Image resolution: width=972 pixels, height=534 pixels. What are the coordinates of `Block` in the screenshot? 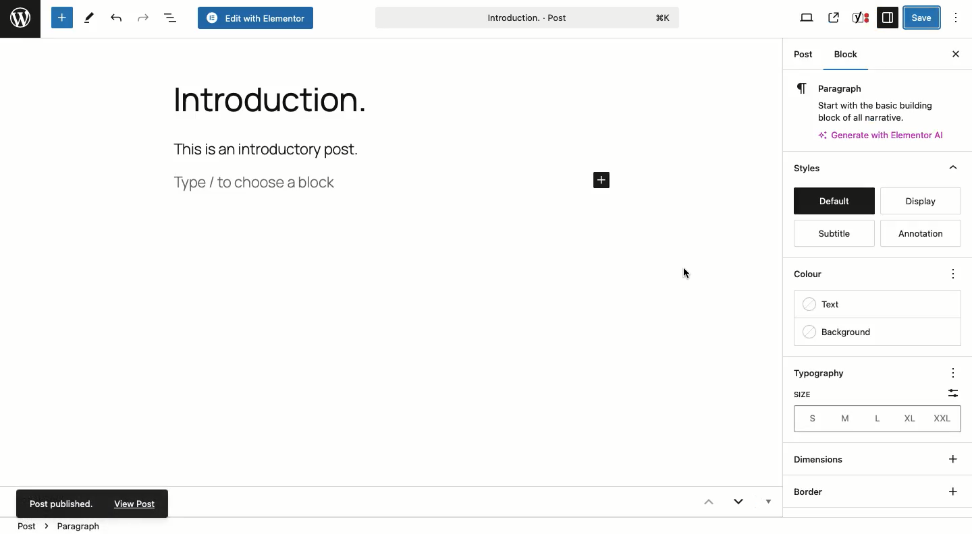 It's located at (849, 56).